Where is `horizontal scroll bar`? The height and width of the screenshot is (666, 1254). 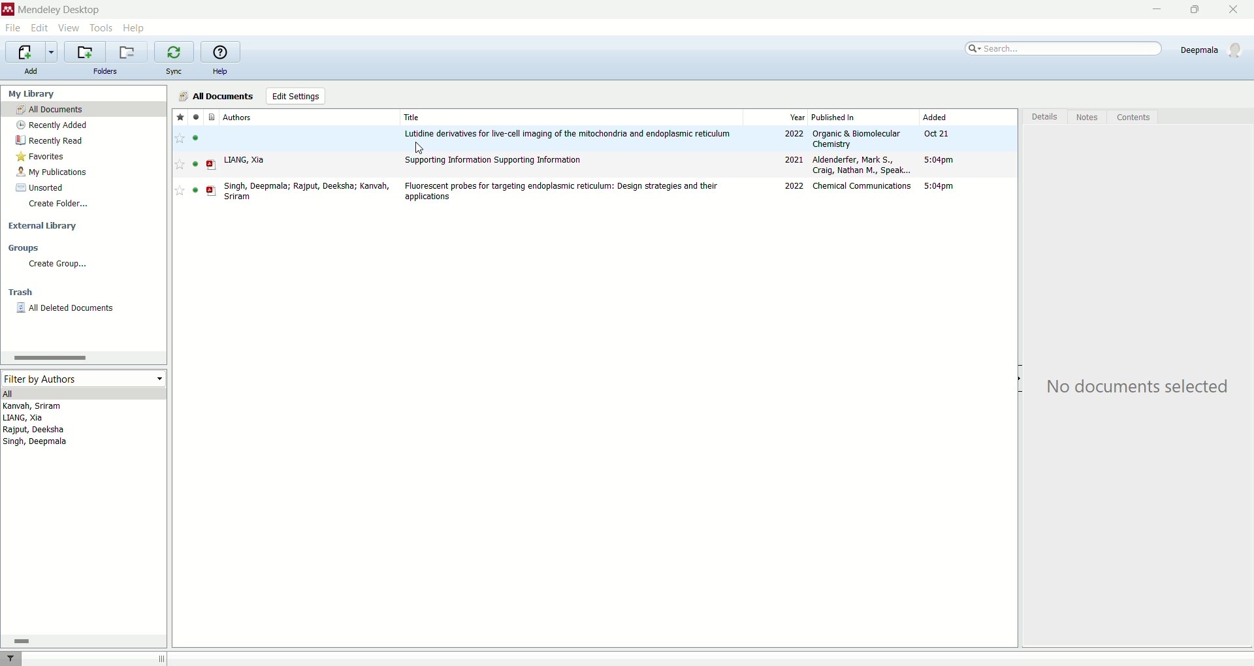 horizontal scroll bar is located at coordinates (85, 641).